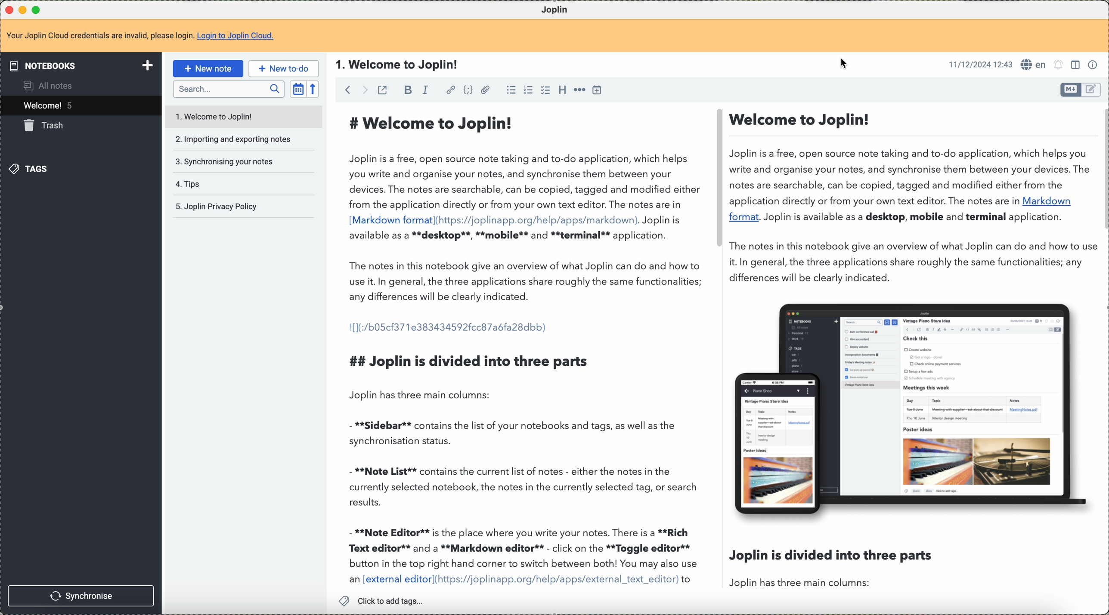 Image resolution: width=1109 pixels, height=615 pixels. What do you see at coordinates (43, 11) in the screenshot?
I see `maximize Joplin` at bounding box center [43, 11].